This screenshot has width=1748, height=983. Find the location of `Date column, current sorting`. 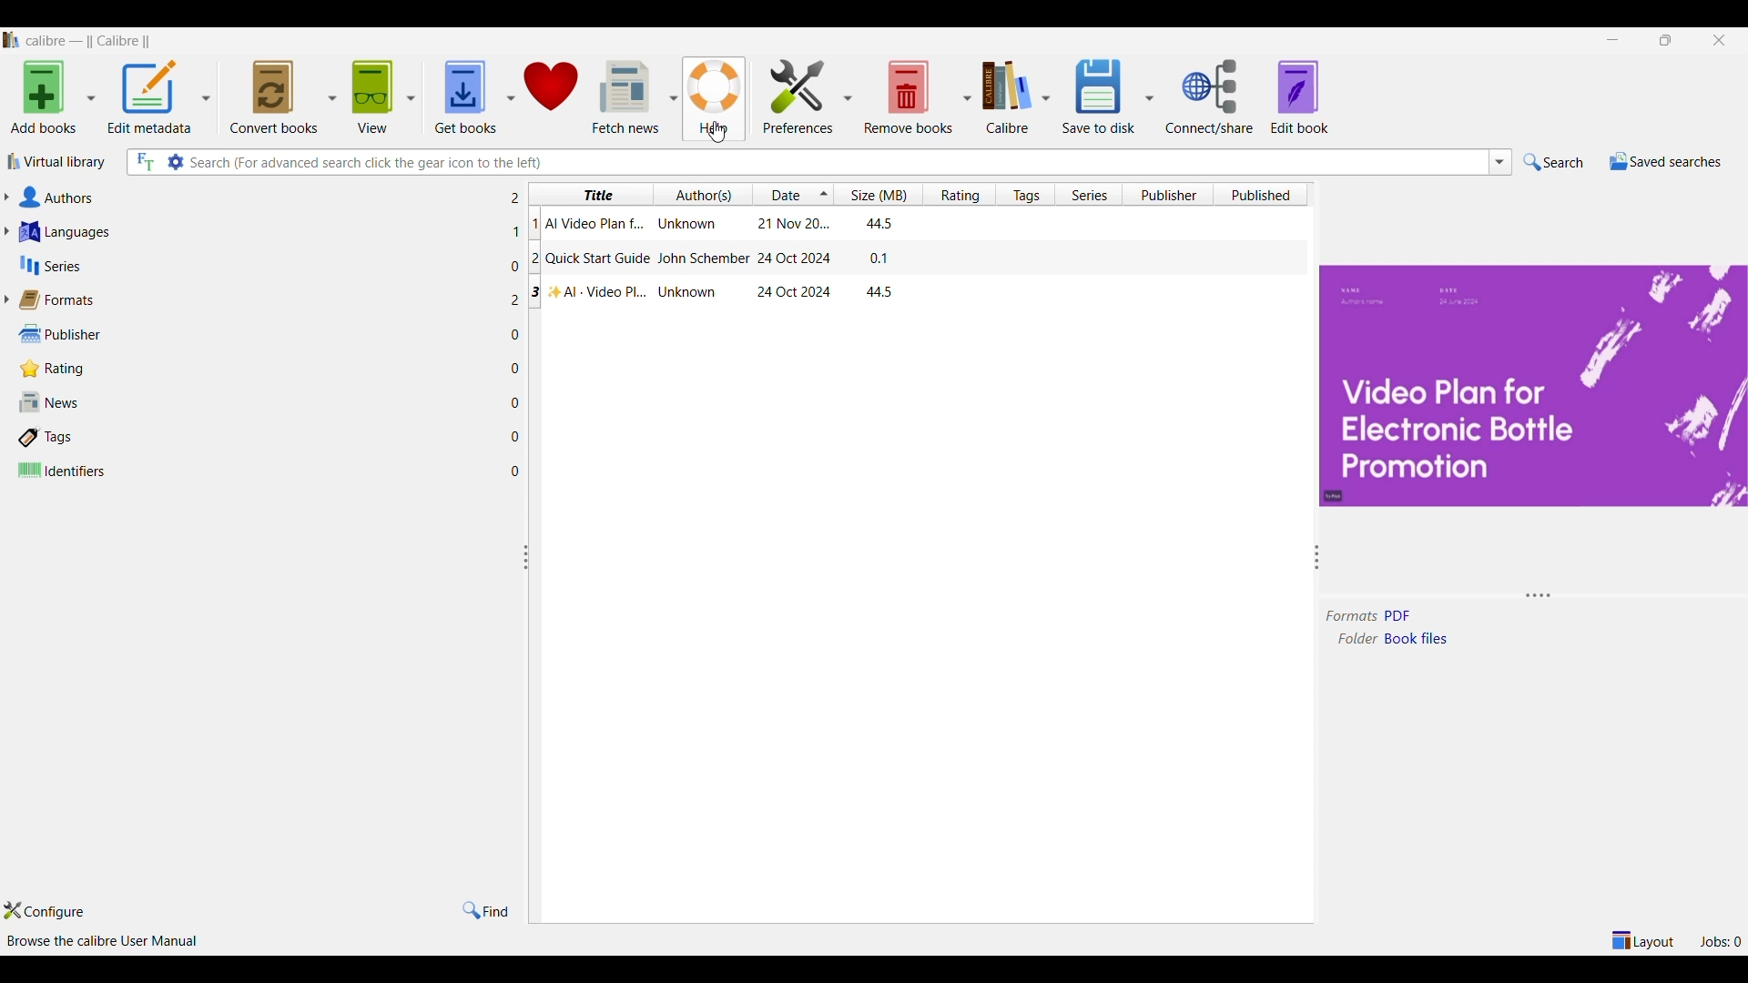

Date column, current sorting is located at coordinates (794, 195).